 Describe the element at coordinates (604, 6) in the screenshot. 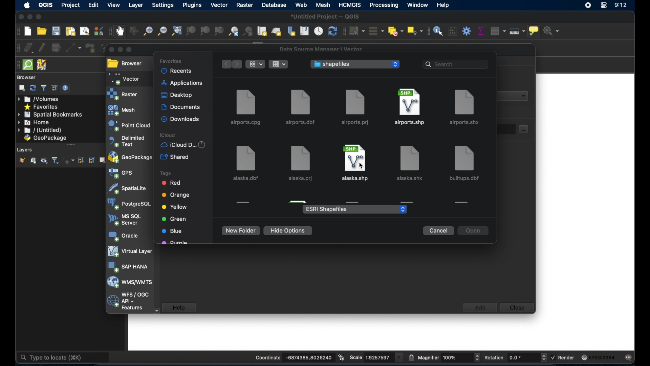

I see `control center` at that location.